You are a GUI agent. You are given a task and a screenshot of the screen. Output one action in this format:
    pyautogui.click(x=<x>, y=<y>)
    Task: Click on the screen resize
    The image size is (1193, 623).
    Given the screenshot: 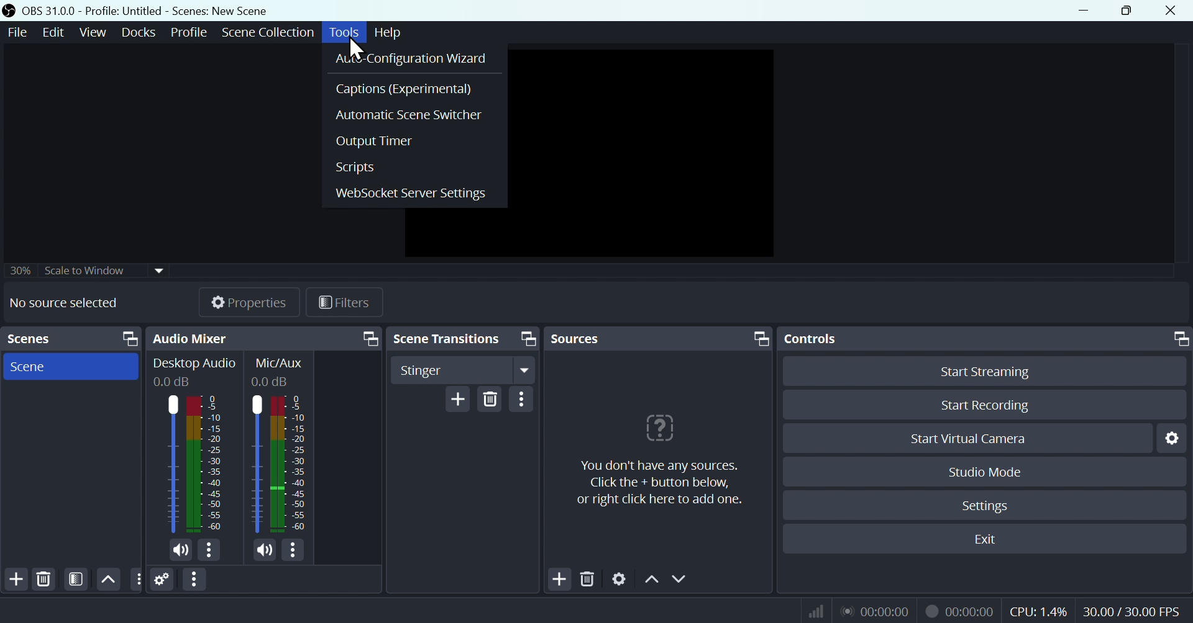 What is the action you would take?
    pyautogui.click(x=758, y=338)
    